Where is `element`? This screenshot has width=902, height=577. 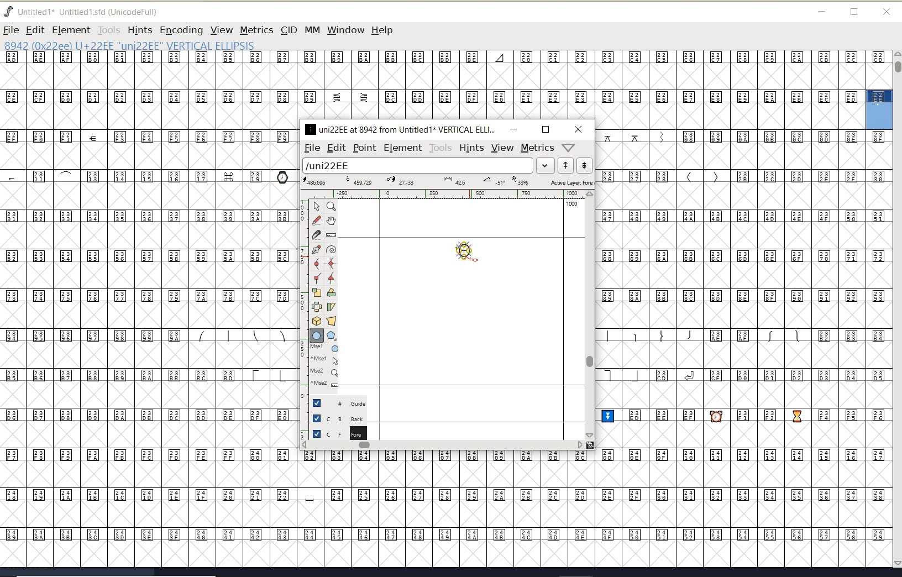
element is located at coordinates (403, 148).